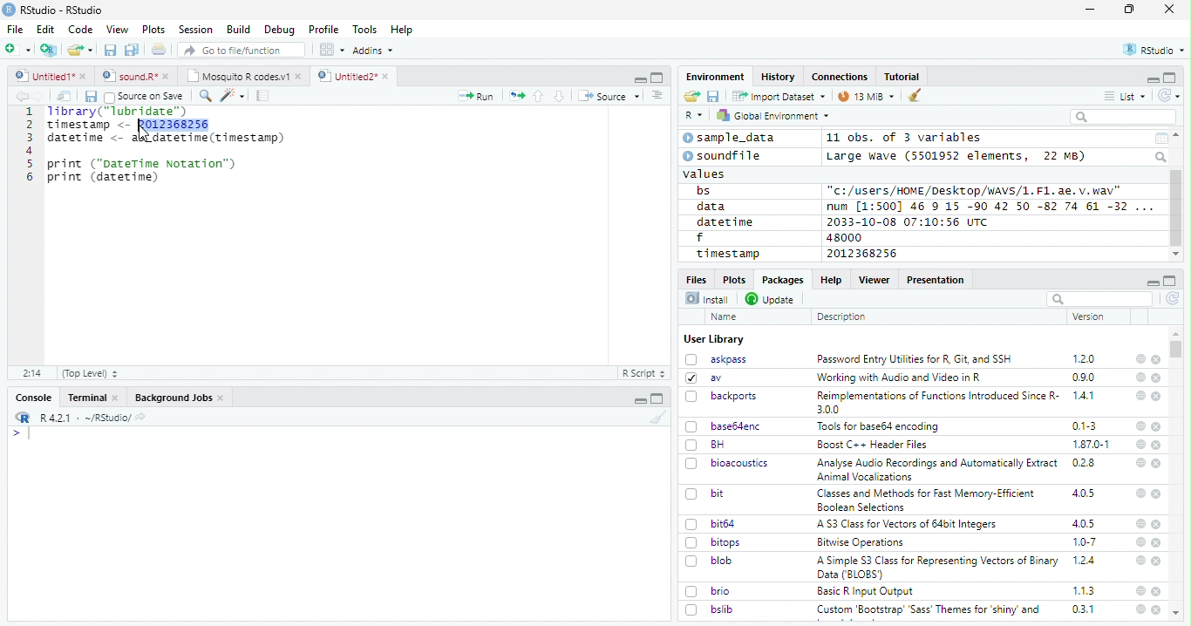  What do you see at coordinates (774, 114) in the screenshot?
I see `Global Environment` at bounding box center [774, 114].